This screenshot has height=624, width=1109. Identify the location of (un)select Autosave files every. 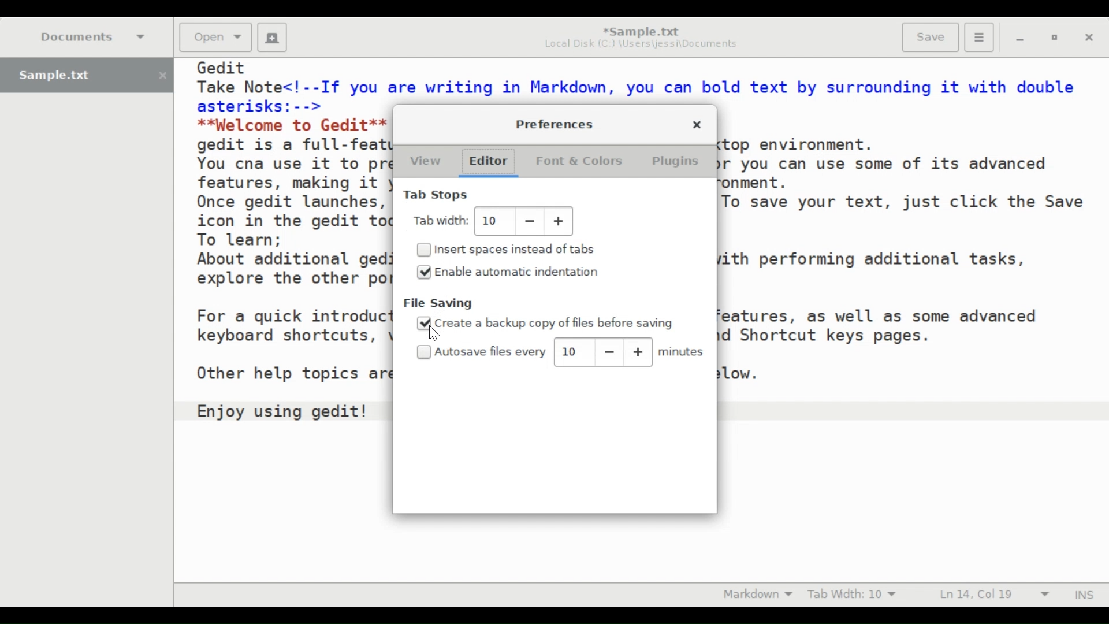
(483, 352).